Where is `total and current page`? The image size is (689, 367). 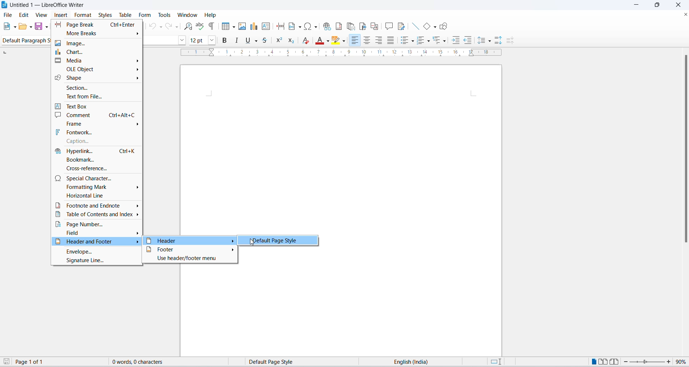
total and current page is located at coordinates (35, 362).